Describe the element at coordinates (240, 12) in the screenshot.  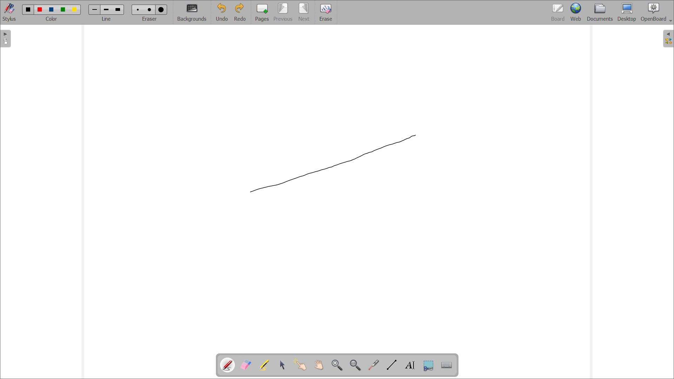
I see `redo` at that location.